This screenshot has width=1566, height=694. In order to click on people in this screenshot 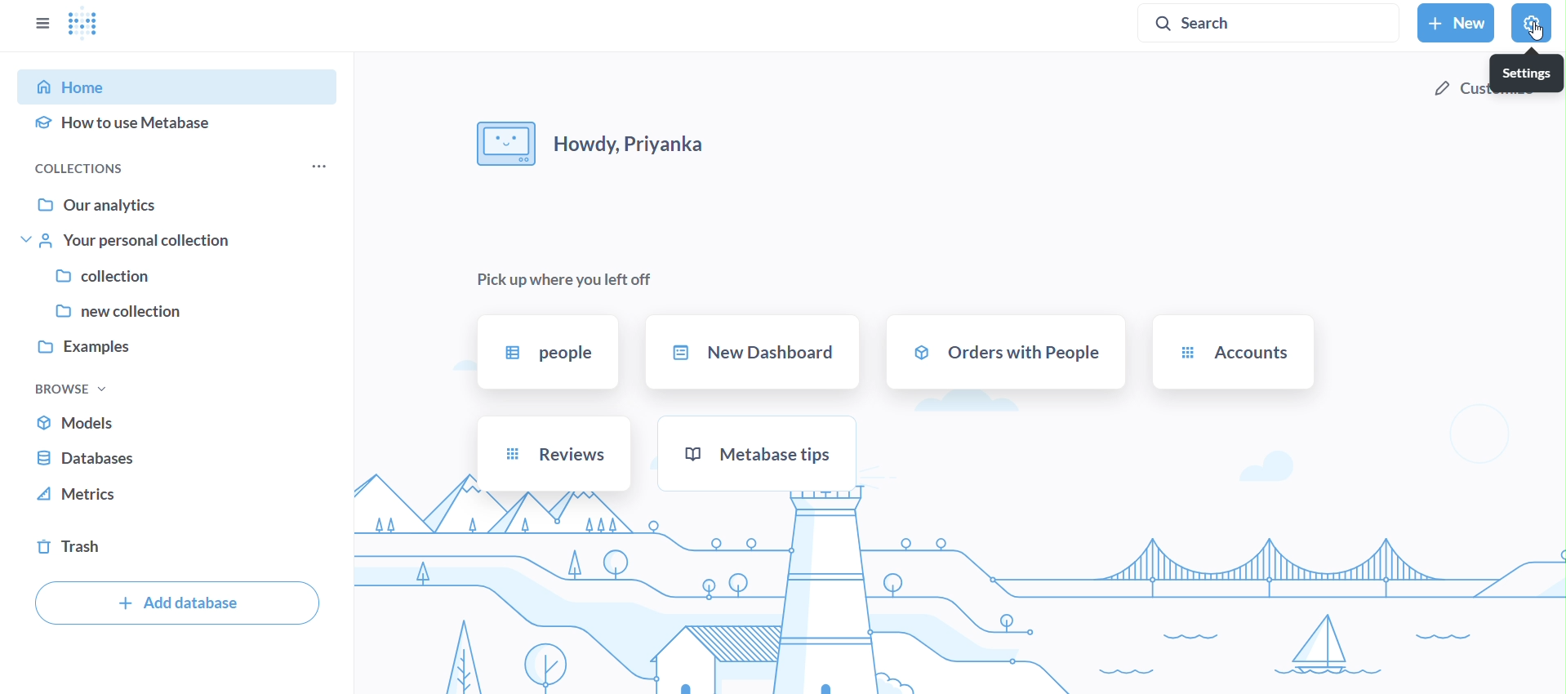, I will do `click(547, 353)`.